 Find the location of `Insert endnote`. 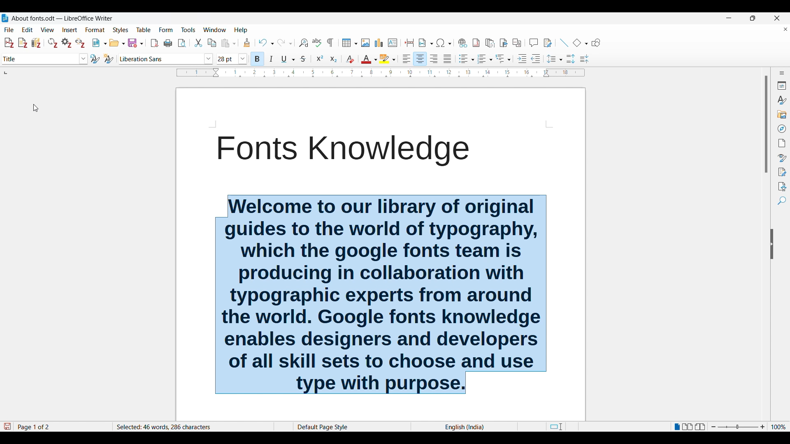

Insert endnote is located at coordinates (490, 43).